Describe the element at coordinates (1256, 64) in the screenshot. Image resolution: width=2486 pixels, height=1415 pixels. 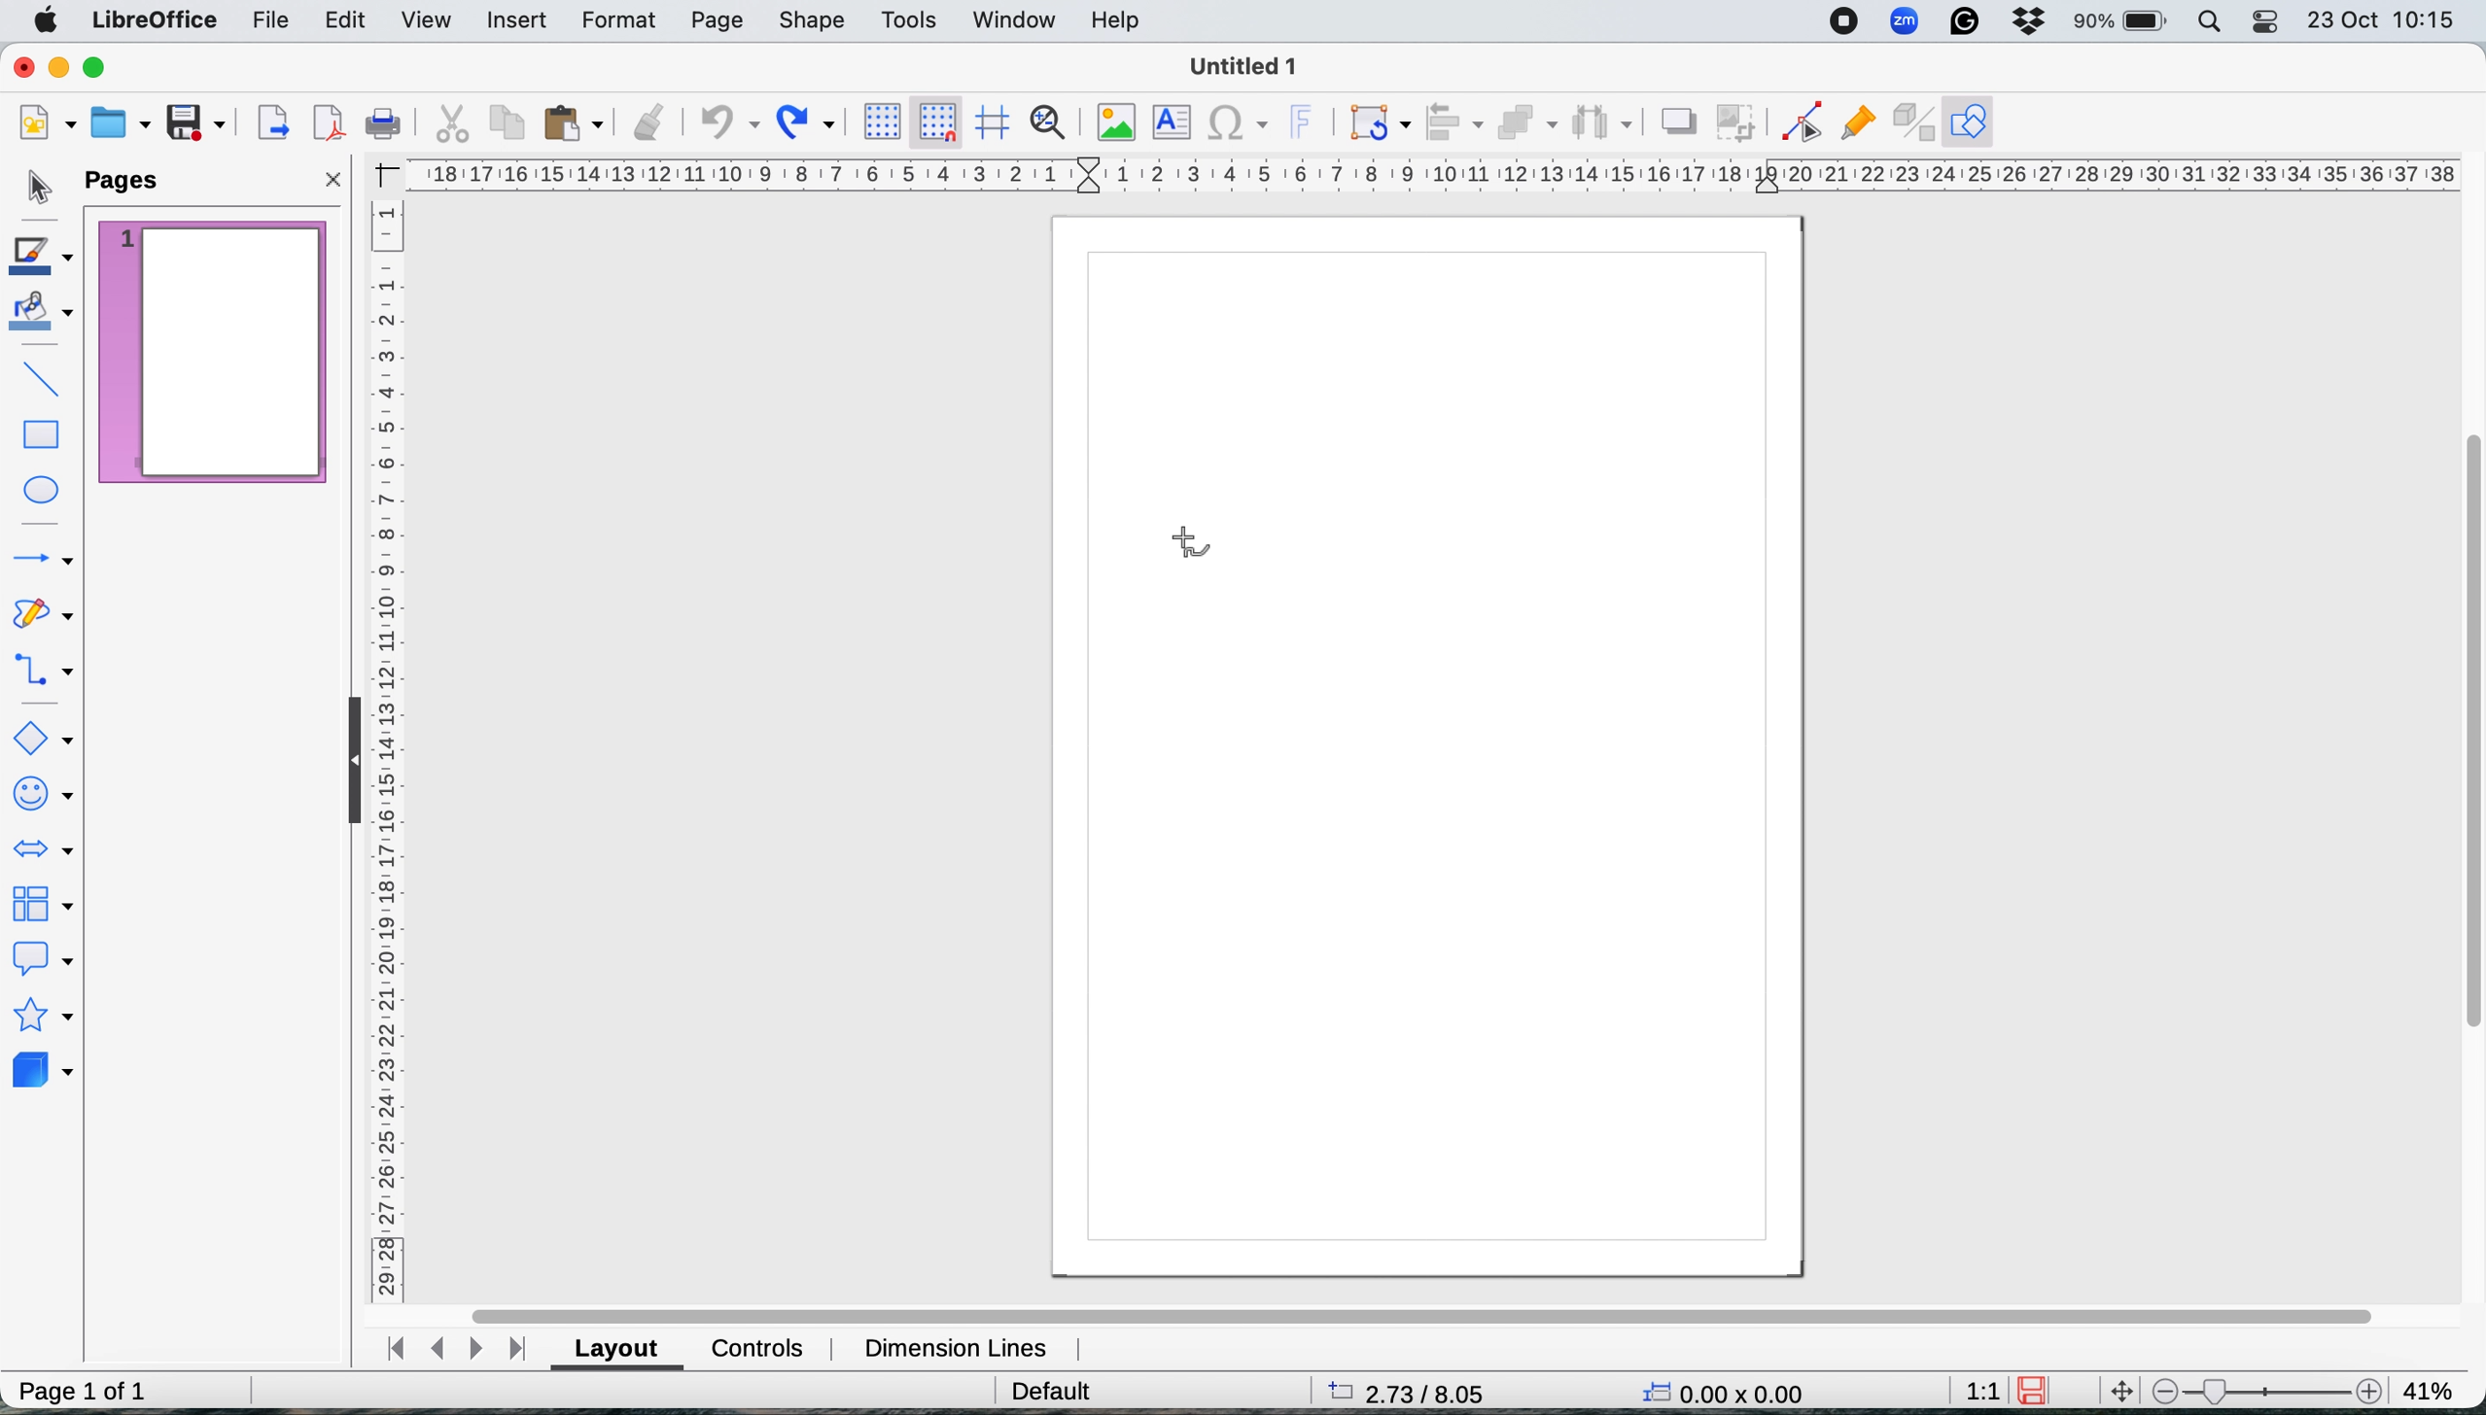
I see `file name` at that location.